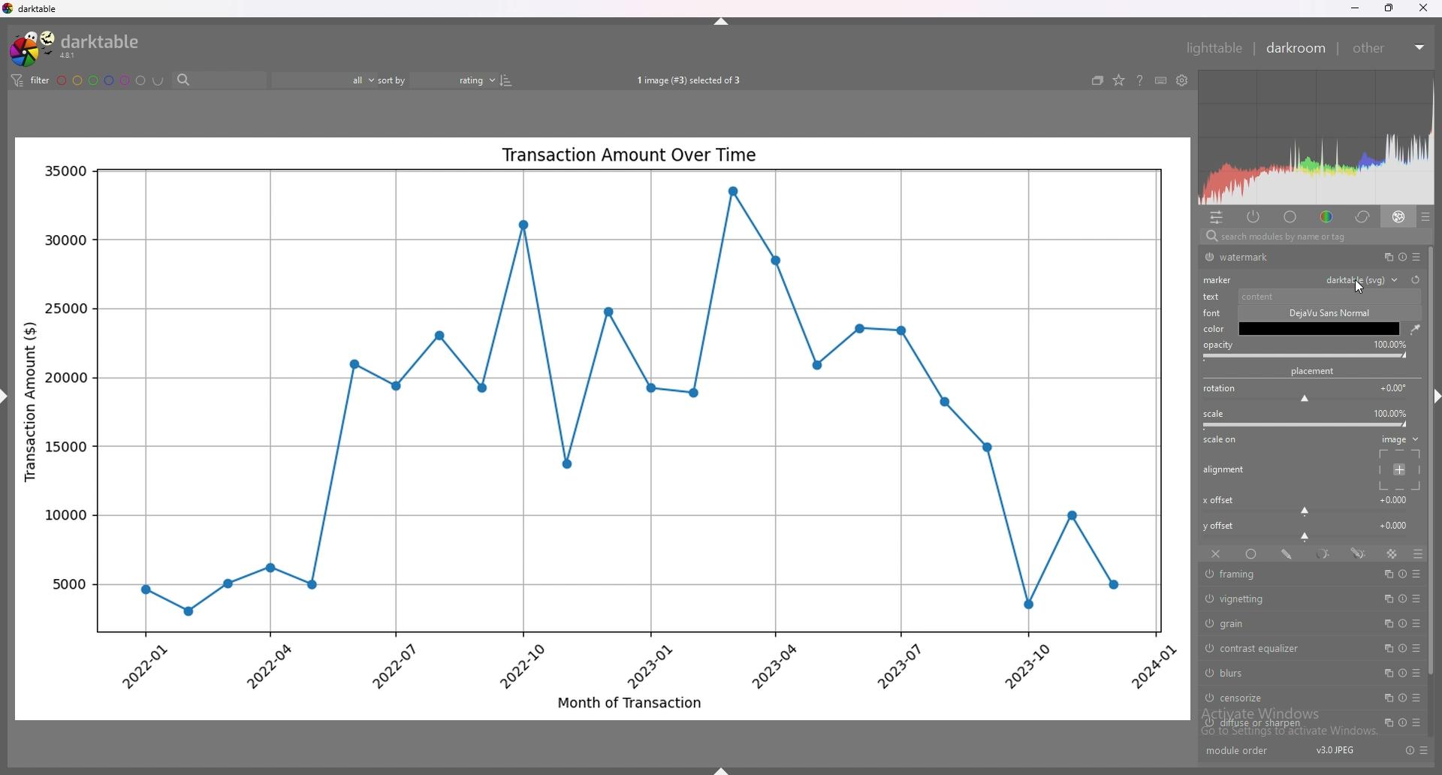 This screenshot has height=775, width=1442. What do you see at coordinates (1399, 722) in the screenshot?
I see `reset` at bounding box center [1399, 722].